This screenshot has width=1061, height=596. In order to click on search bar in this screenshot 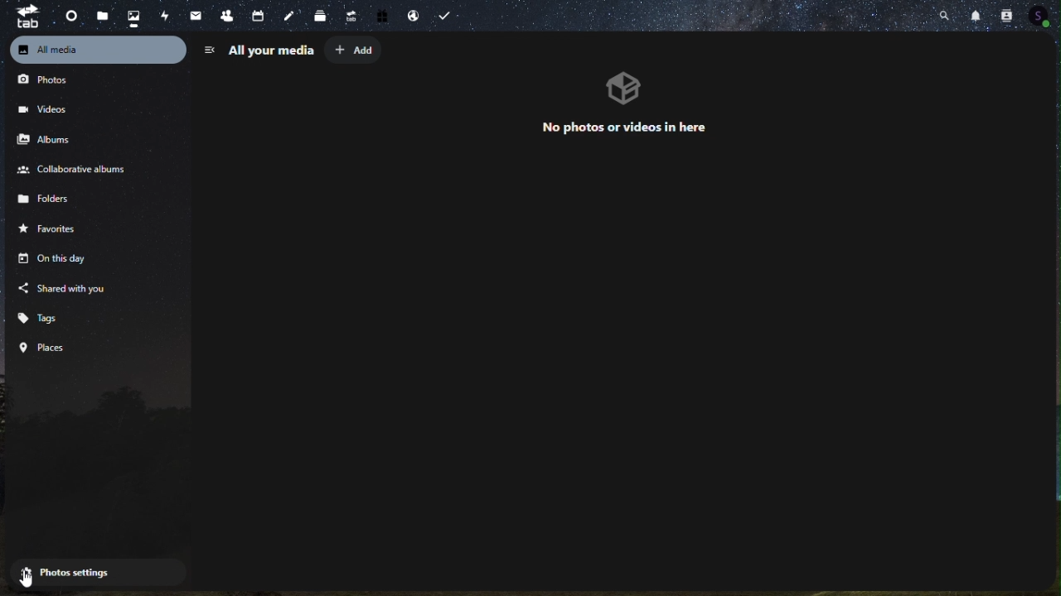, I will do `click(947, 16)`.